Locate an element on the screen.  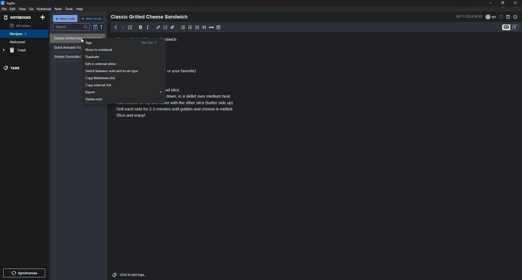
new todo is located at coordinates (92, 18).